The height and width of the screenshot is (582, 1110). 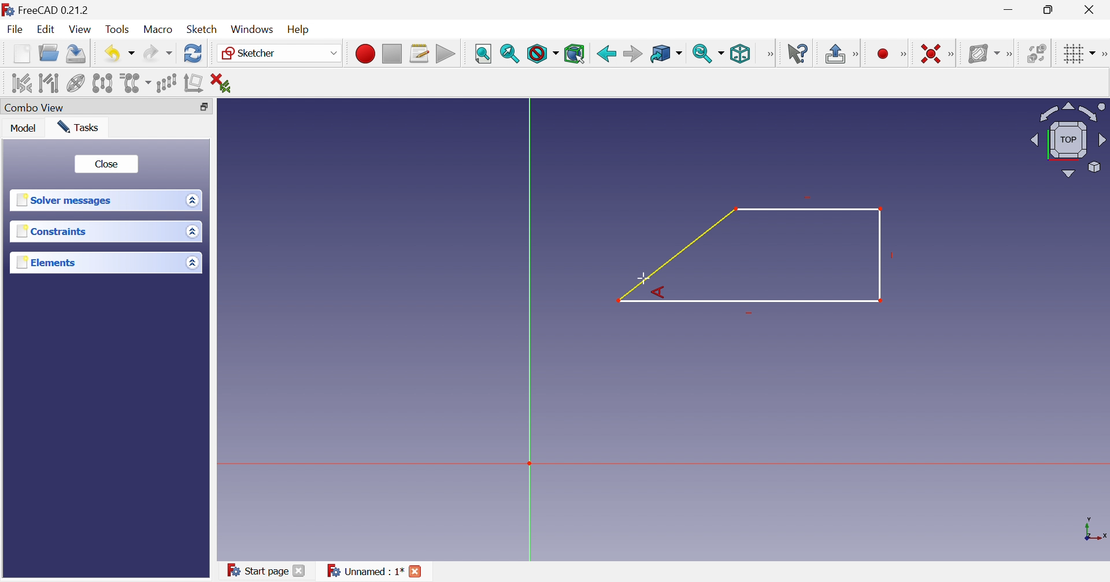 What do you see at coordinates (1009, 52) in the screenshot?
I see `More` at bounding box center [1009, 52].